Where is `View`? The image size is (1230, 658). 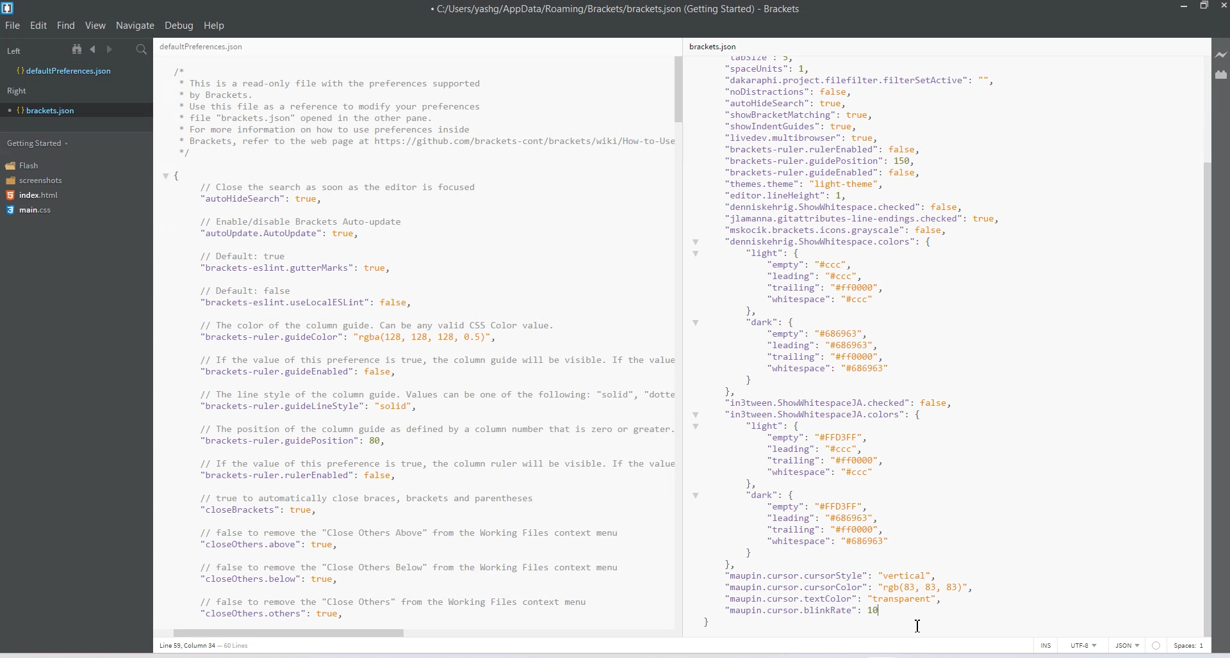
View is located at coordinates (96, 25).